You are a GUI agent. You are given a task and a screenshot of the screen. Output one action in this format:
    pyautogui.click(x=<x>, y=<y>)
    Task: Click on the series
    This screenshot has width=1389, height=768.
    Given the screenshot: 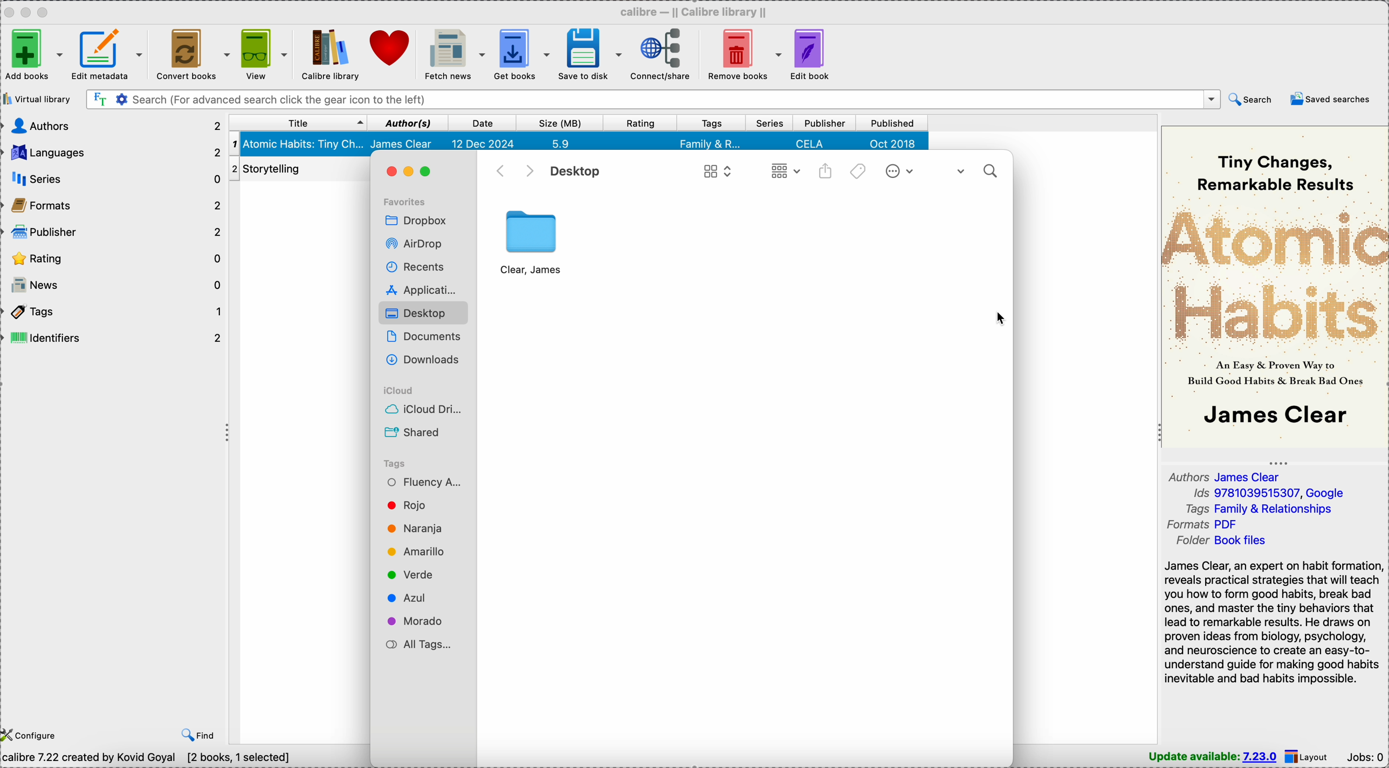 What is the action you would take?
    pyautogui.click(x=770, y=122)
    